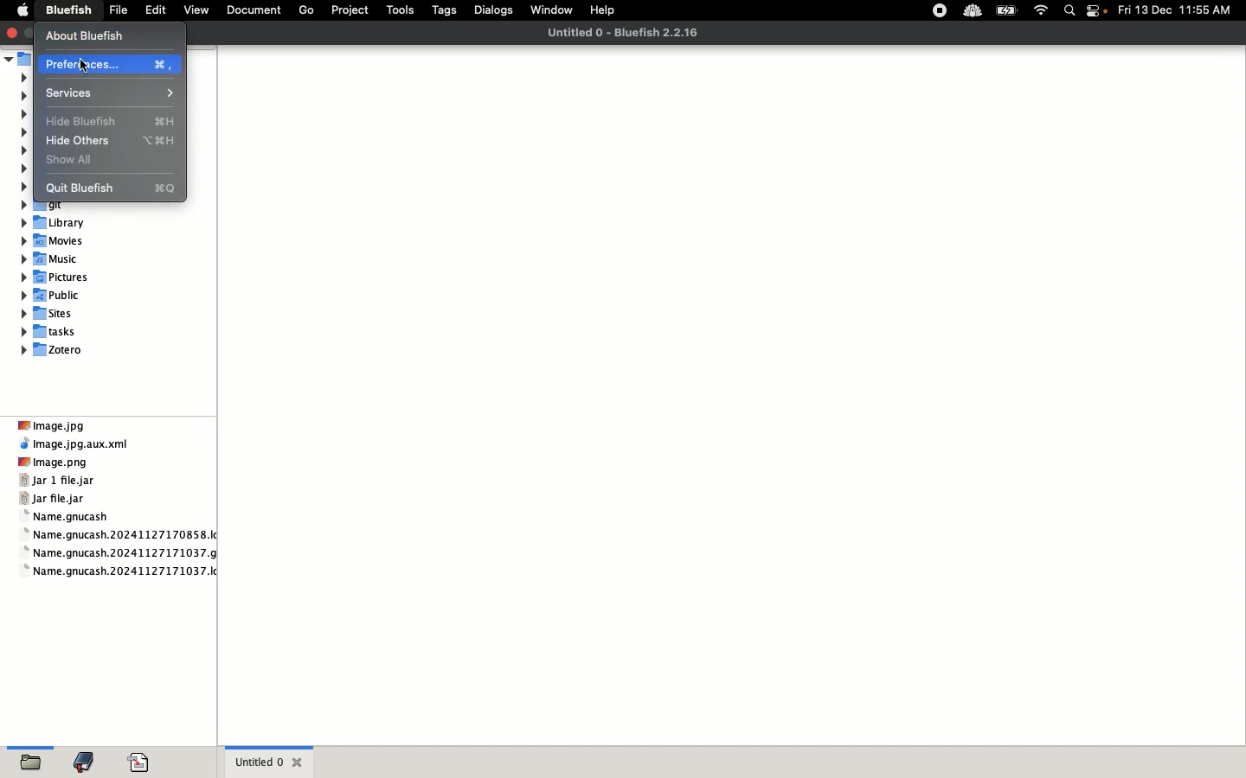 The image size is (1246, 778). Describe the element at coordinates (58, 223) in the screenshot. I see `library` at that location.